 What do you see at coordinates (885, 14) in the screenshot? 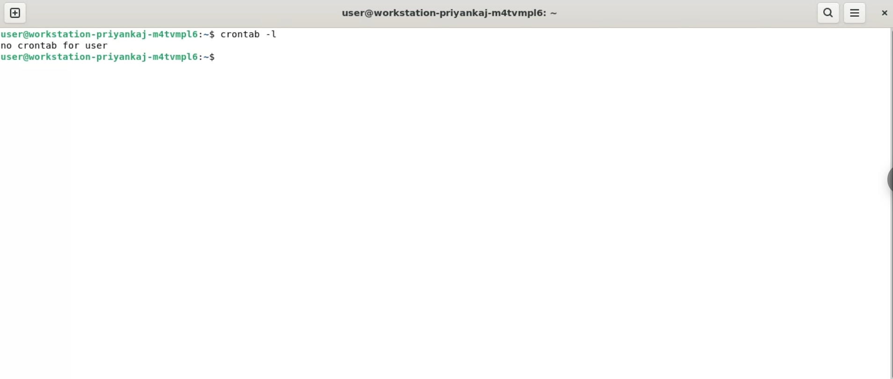
I see `close` at bounding box center [885, 14].